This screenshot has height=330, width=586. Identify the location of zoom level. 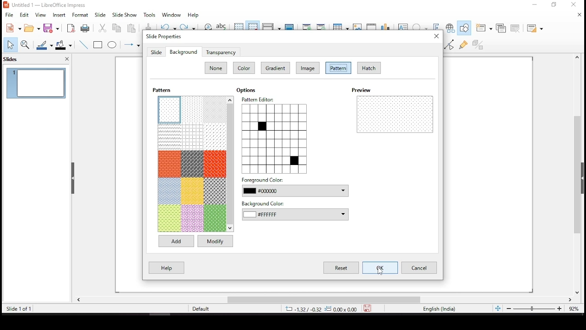
(571, 308).